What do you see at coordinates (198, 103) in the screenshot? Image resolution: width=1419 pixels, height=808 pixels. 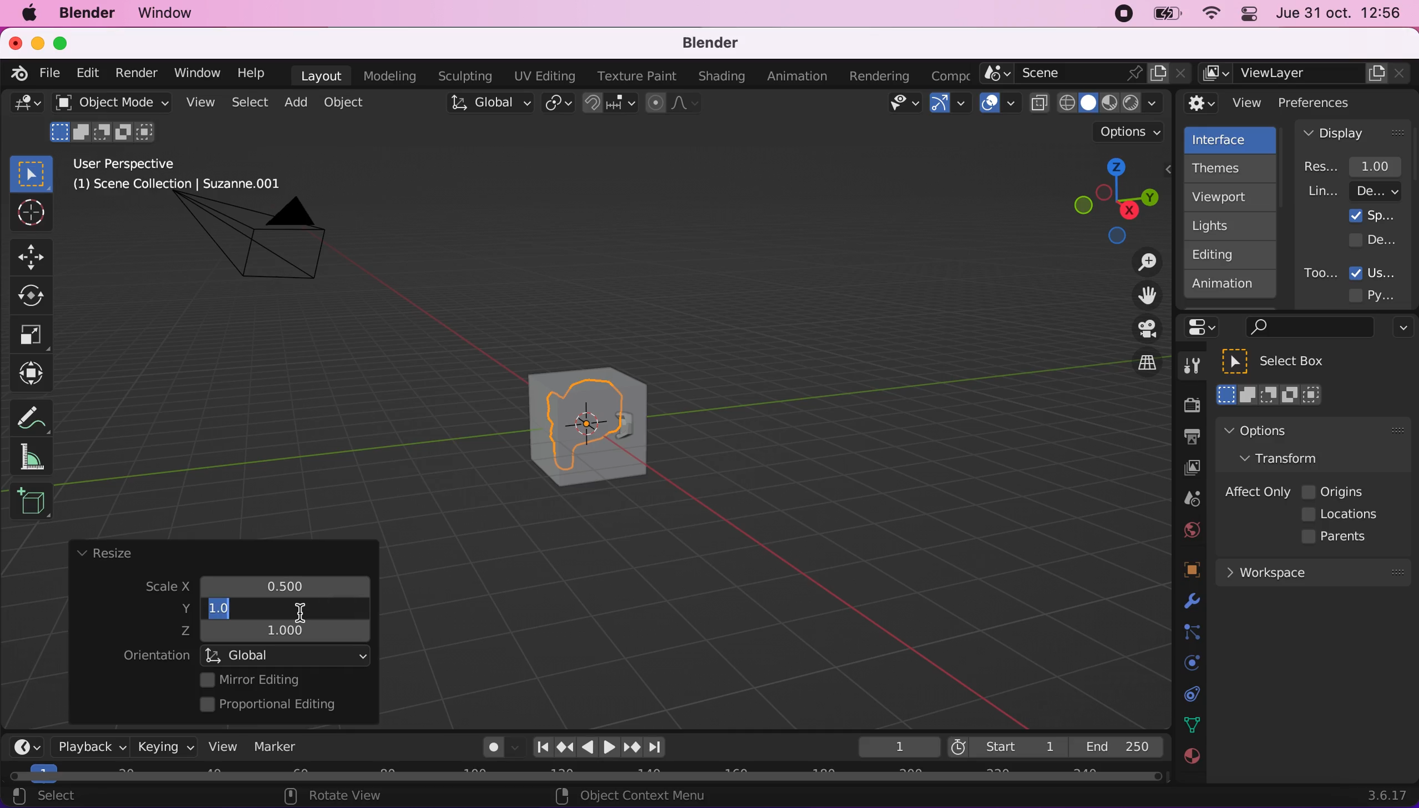 I see `view` at bounding box center [198, 103].